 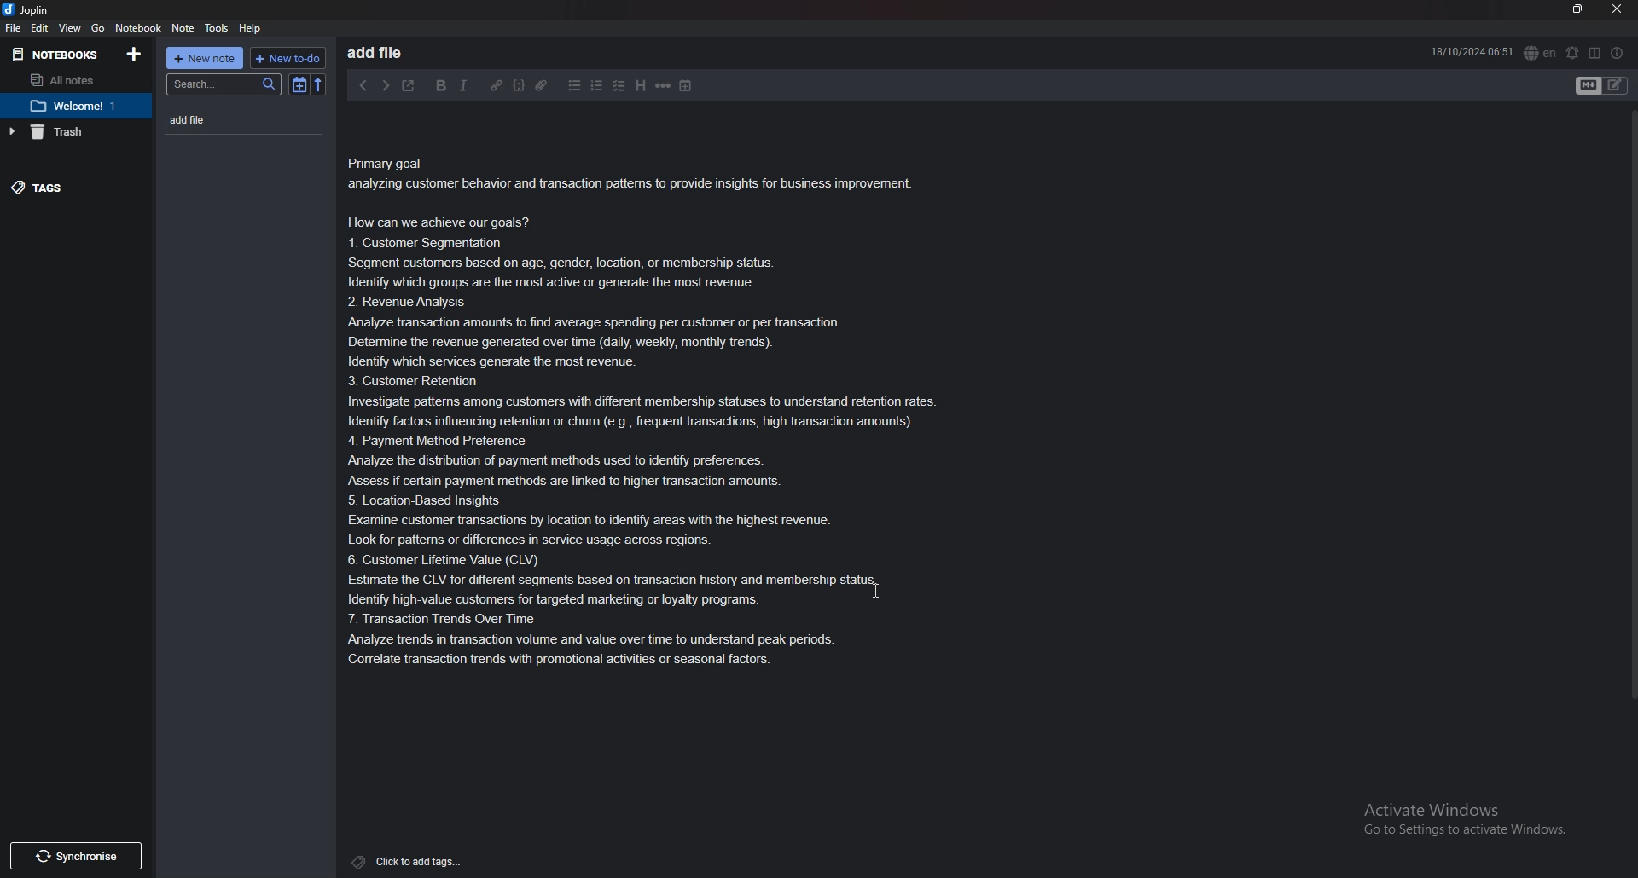 I want to click on Set alarm, so click(x=1572, y=52).